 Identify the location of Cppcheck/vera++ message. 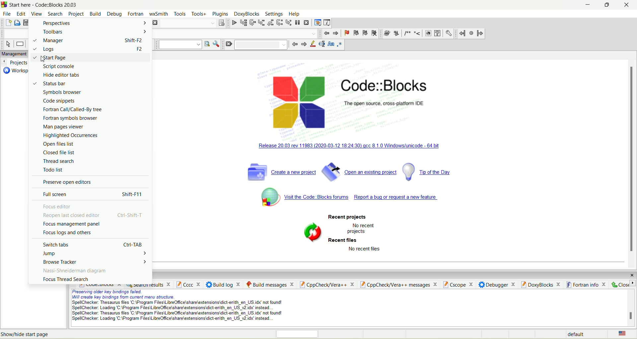
(398, 284).